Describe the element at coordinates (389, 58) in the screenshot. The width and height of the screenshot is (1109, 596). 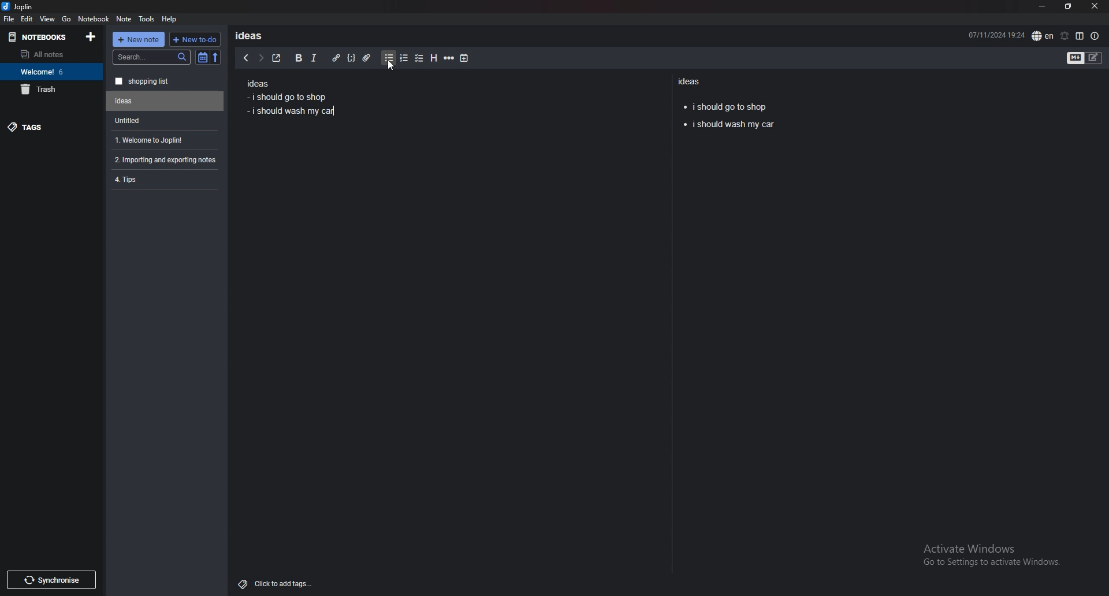
I see `bullet list` at that location.